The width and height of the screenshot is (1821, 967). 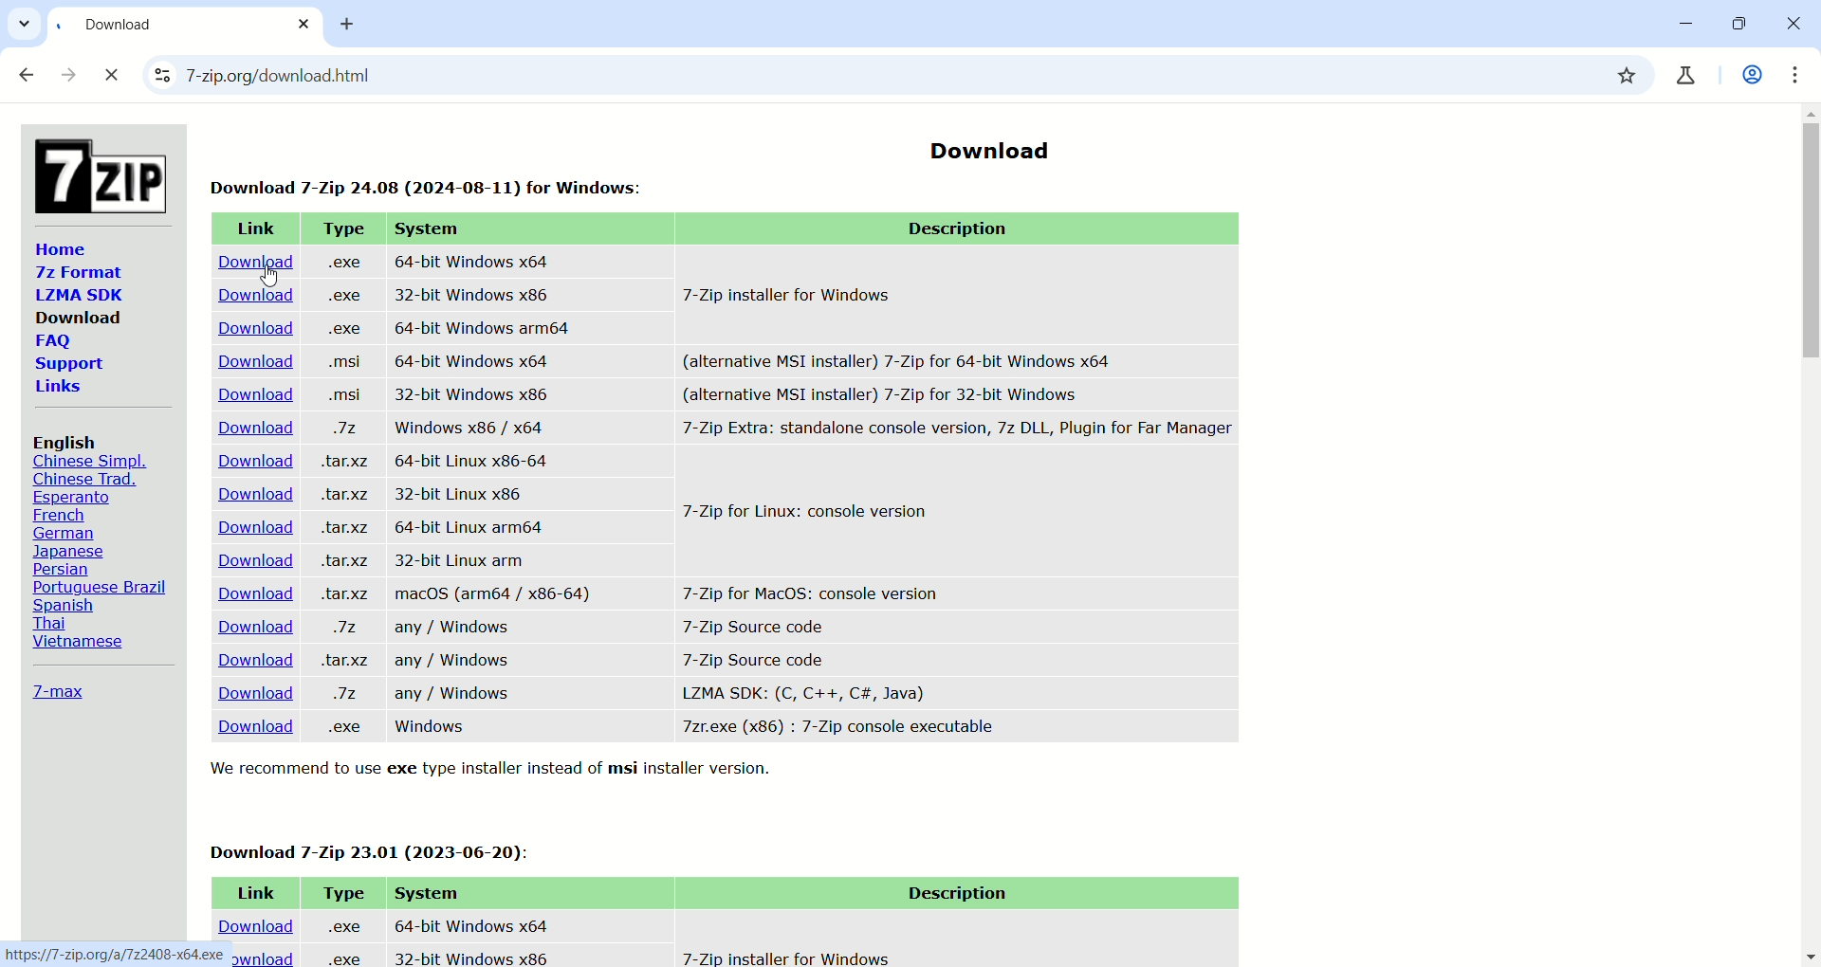 What do you see at coordinates (1735, 26) in the screenshot?
I see `maximize` at bounding box center [1735, 26].